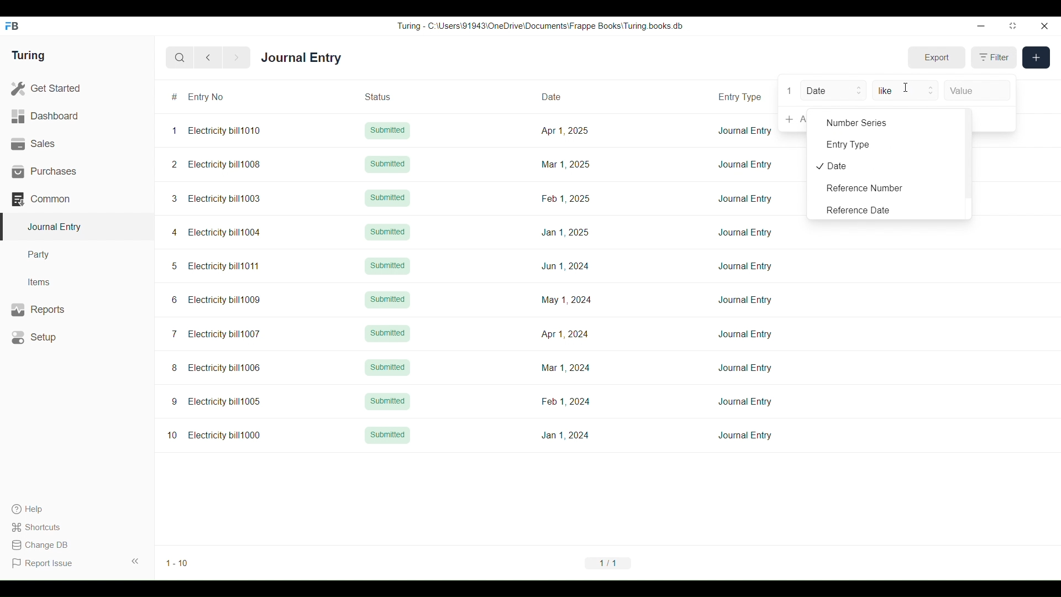  Describe the element at coordinates (745, 368) in the screenshot. I see `Journal Entry` at that location.